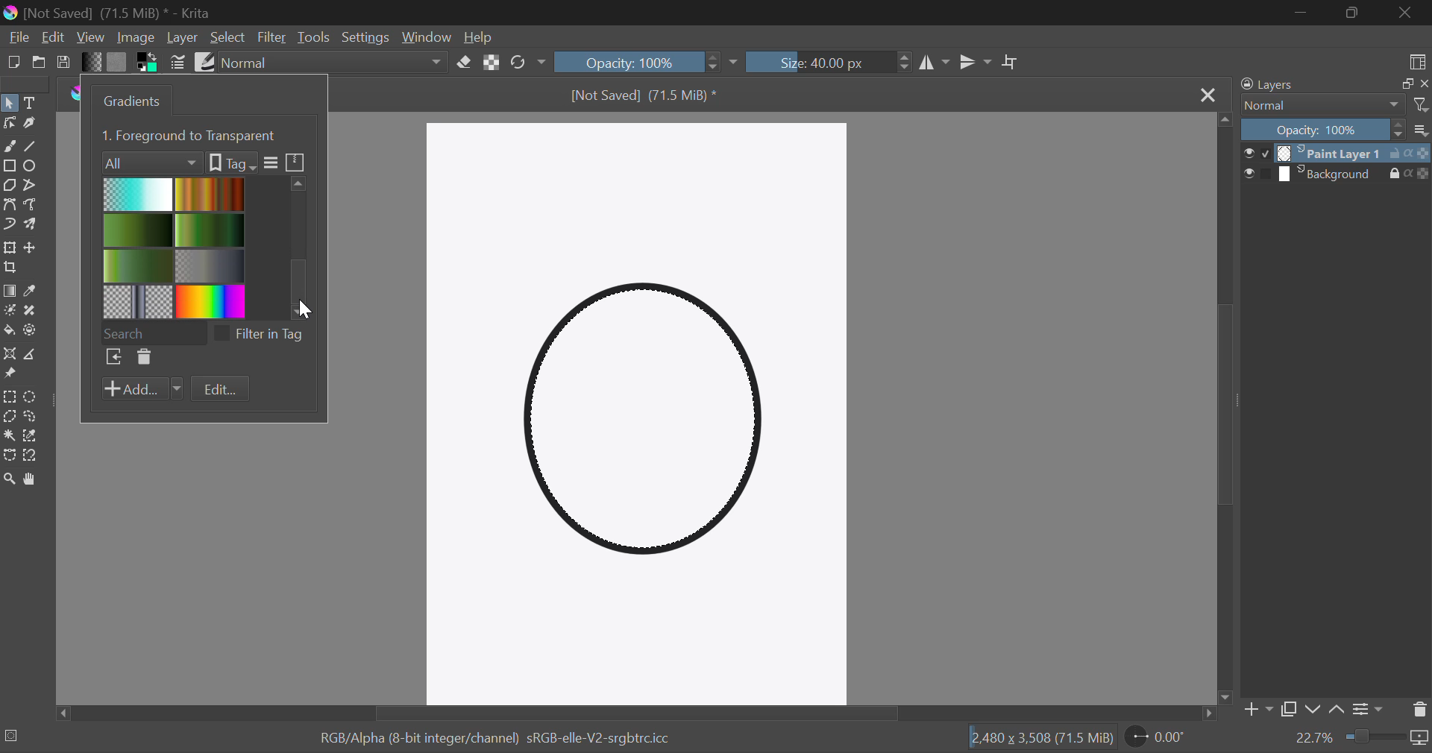 The width and height of the screenshot is (1432, 753). What do you see at coordinates (1376, 735) in the screenshot?
I see `zoom slider` at bounding box center [1376, 735].